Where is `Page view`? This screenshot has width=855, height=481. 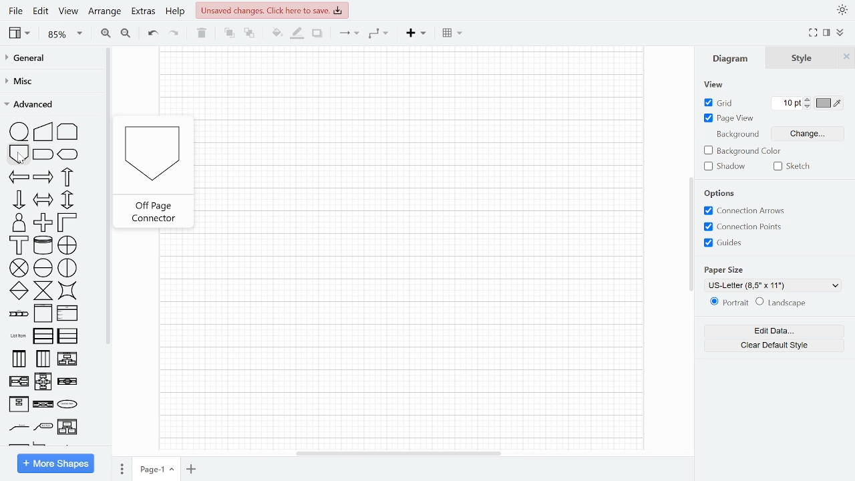 Page view is located at coordinates (731, 119).